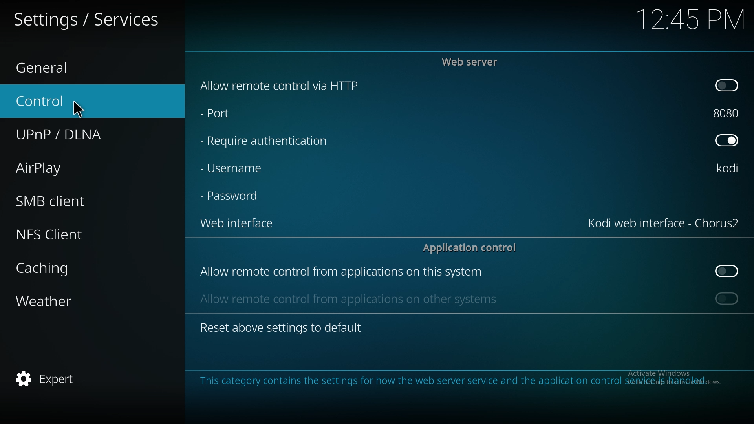 The height and width of the screenshot is (424, 754). I want to click on info, so click(458, 381).